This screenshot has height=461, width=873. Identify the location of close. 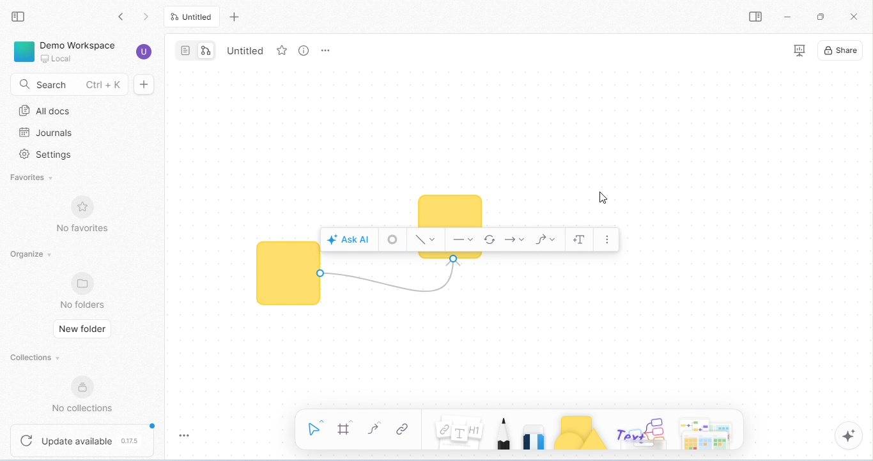
(856, 17).